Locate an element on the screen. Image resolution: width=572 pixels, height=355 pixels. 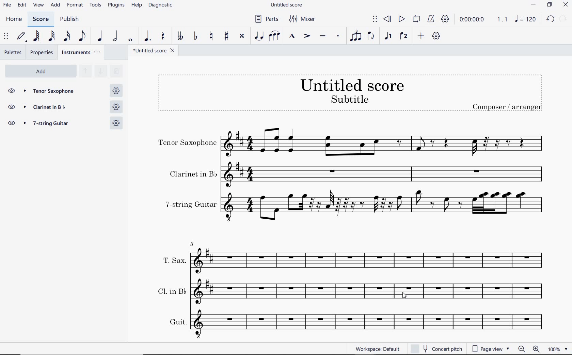
SEARCH PALETTES is located at coordinates (115, 71).